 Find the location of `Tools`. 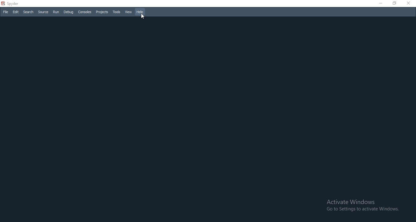

Tools is located at coordinates (117, 12).